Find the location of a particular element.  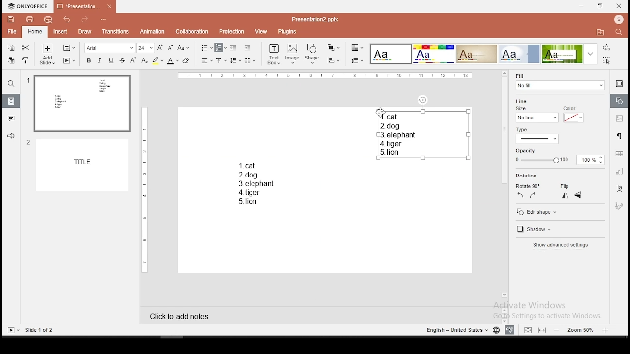

font color is located at coordinates (173, 60).